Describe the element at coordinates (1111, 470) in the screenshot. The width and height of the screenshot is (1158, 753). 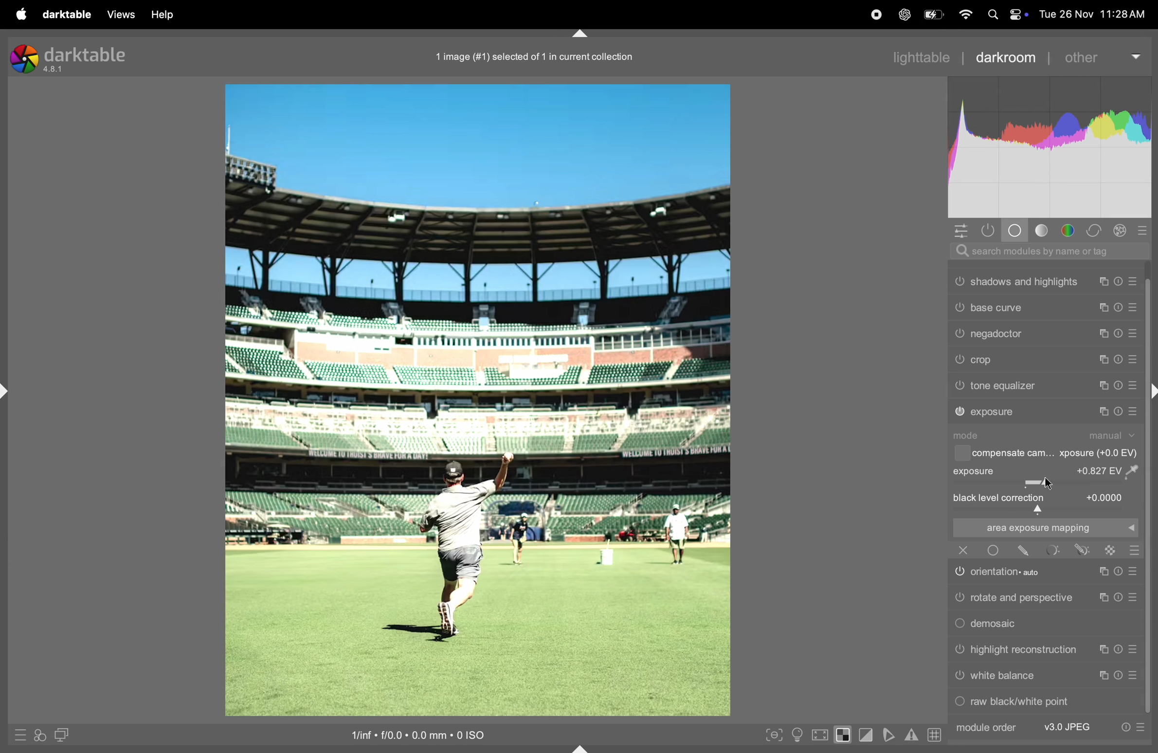
I see `Value` at that location.